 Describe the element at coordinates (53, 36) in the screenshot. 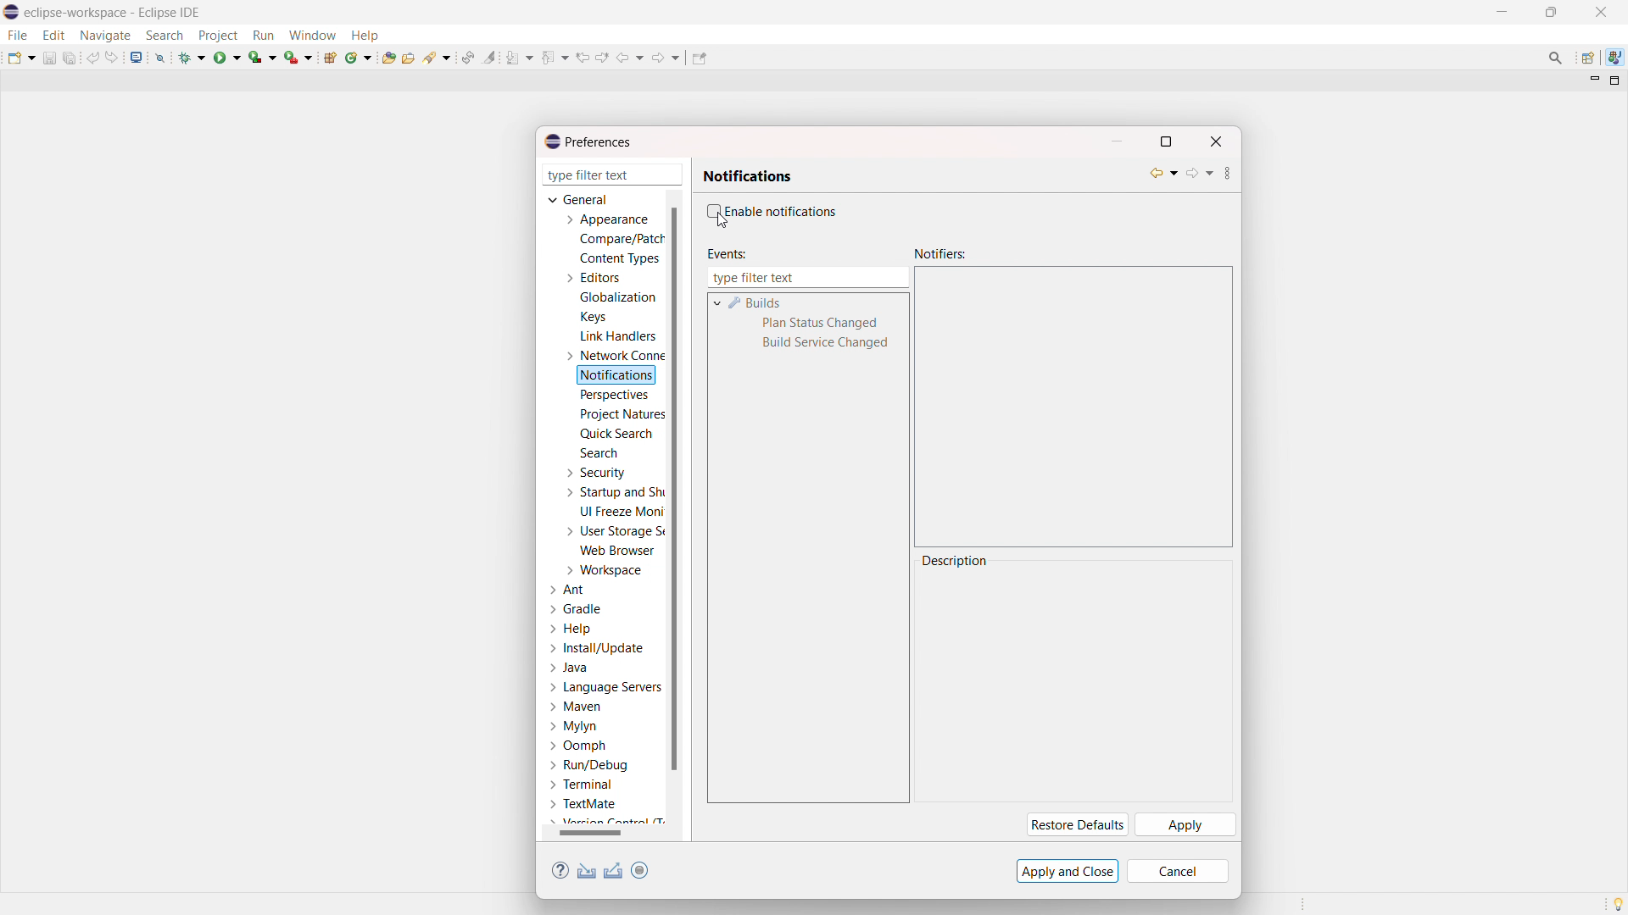

I see `edit` at that location.